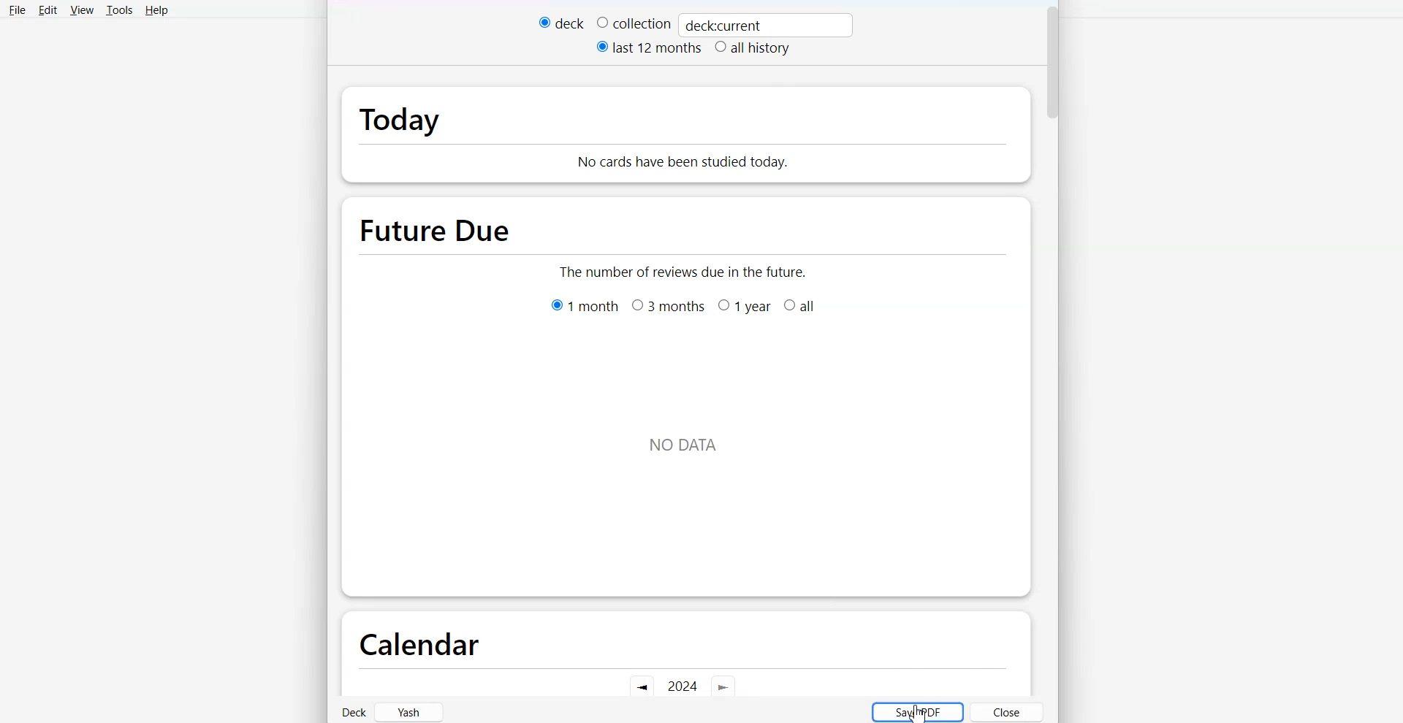 This screenshot has width=1403, height=723. What do you see at coordinates (418, 642) in the screenshot?
I see `Calendar` at bounding box center [418, 642].